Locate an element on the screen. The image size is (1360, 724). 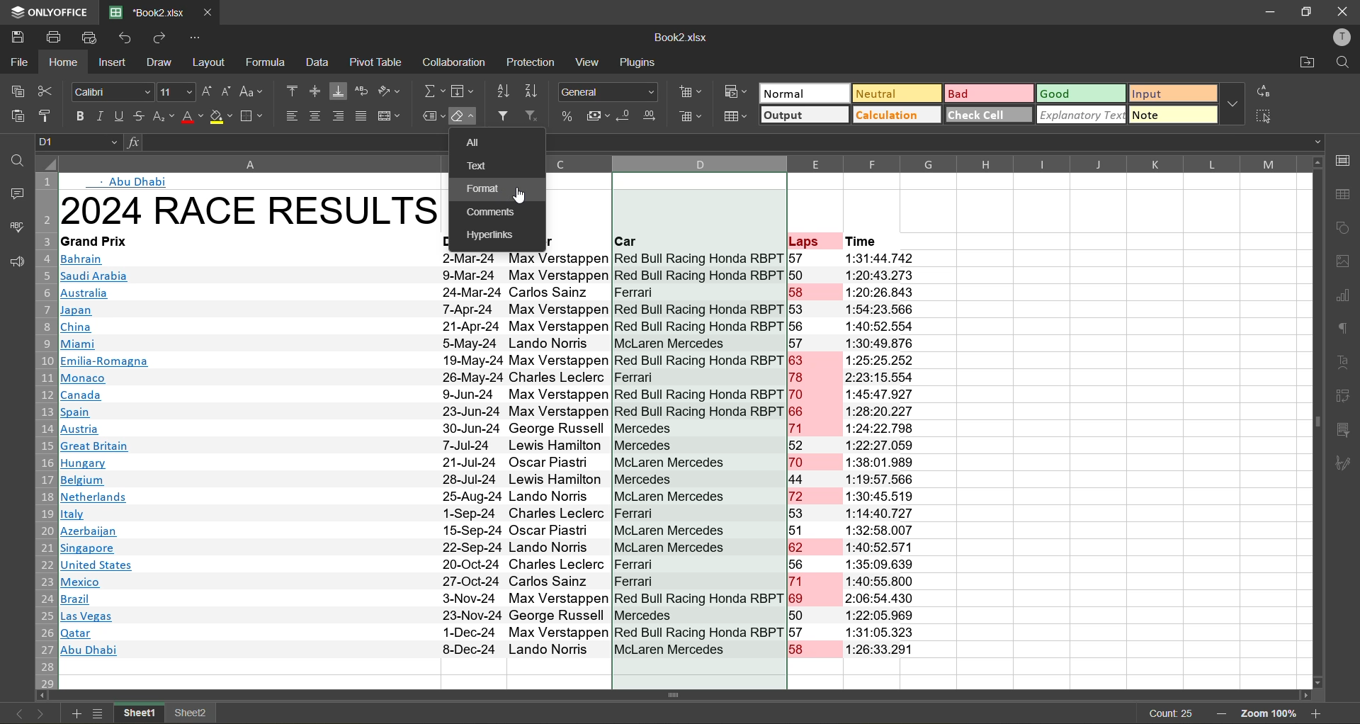
cursor is located at coordinates (522, 198).